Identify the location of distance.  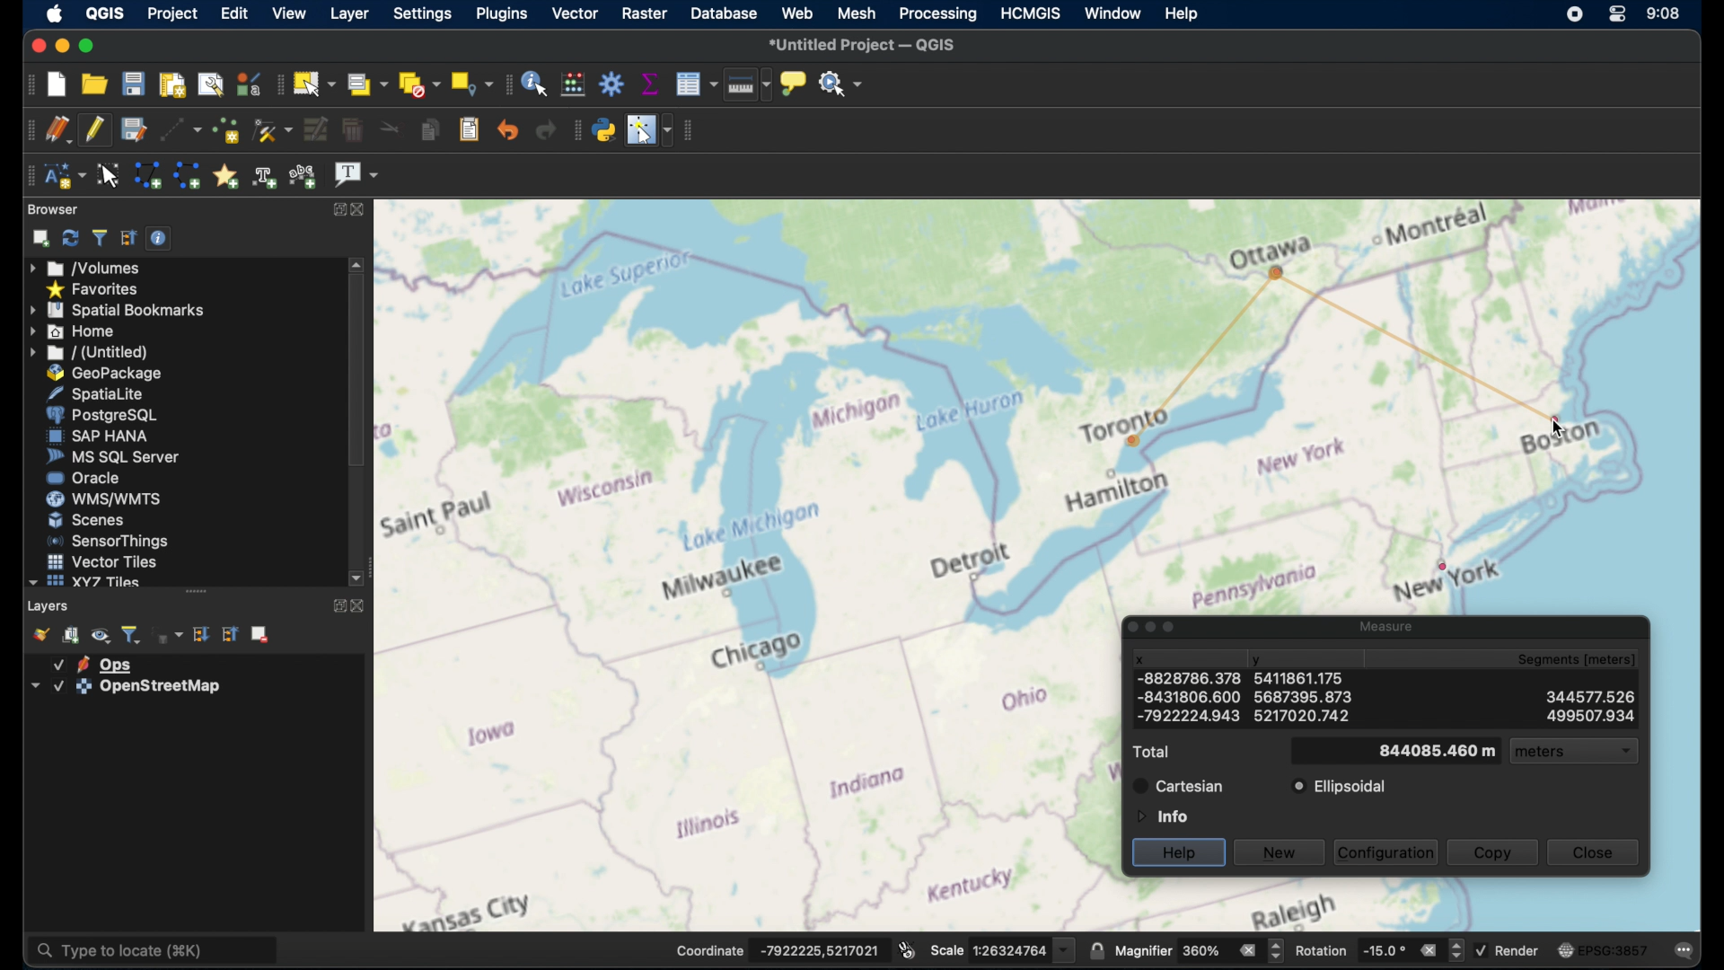
(1408, 340).